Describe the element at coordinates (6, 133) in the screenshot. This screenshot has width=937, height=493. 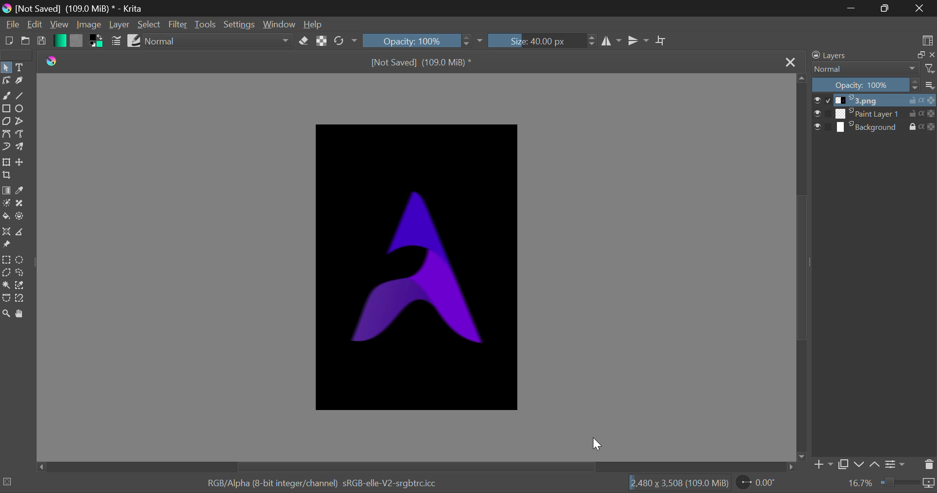
I see `Bezier Curve` at that location.